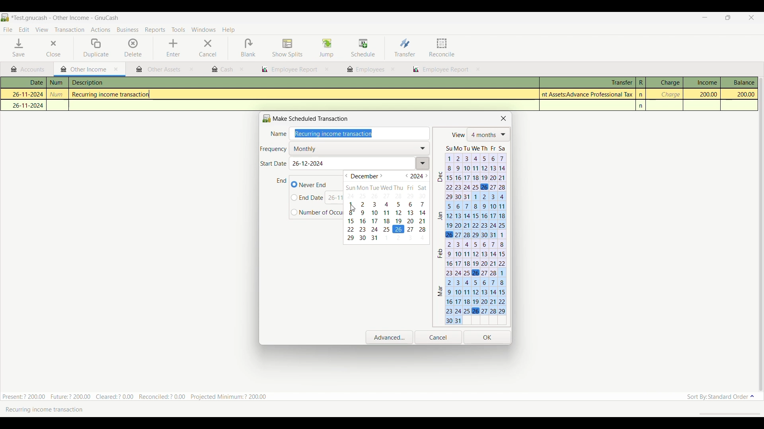 This screenshot has width=764, height=429. What do you see at coordinates (670, 95) in the screenshot?
I see `charge` at bounding box center [670, 95].